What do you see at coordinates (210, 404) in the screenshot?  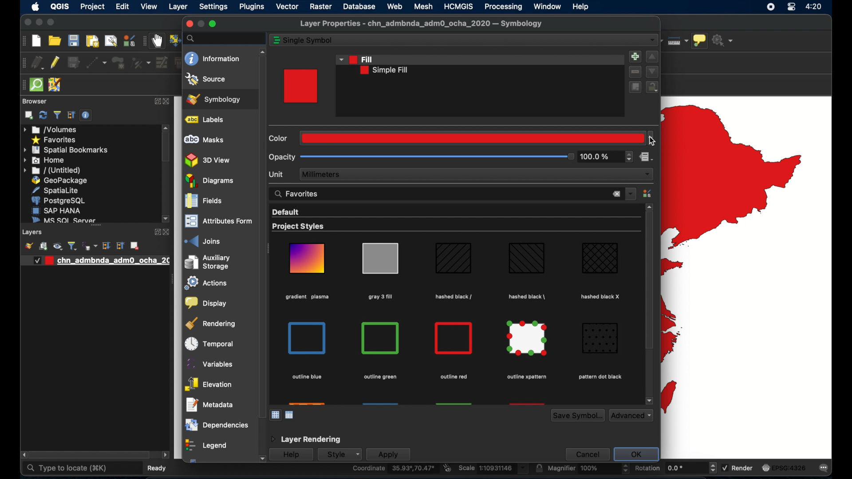 I see `metadata` at bounding box center [210, 404].